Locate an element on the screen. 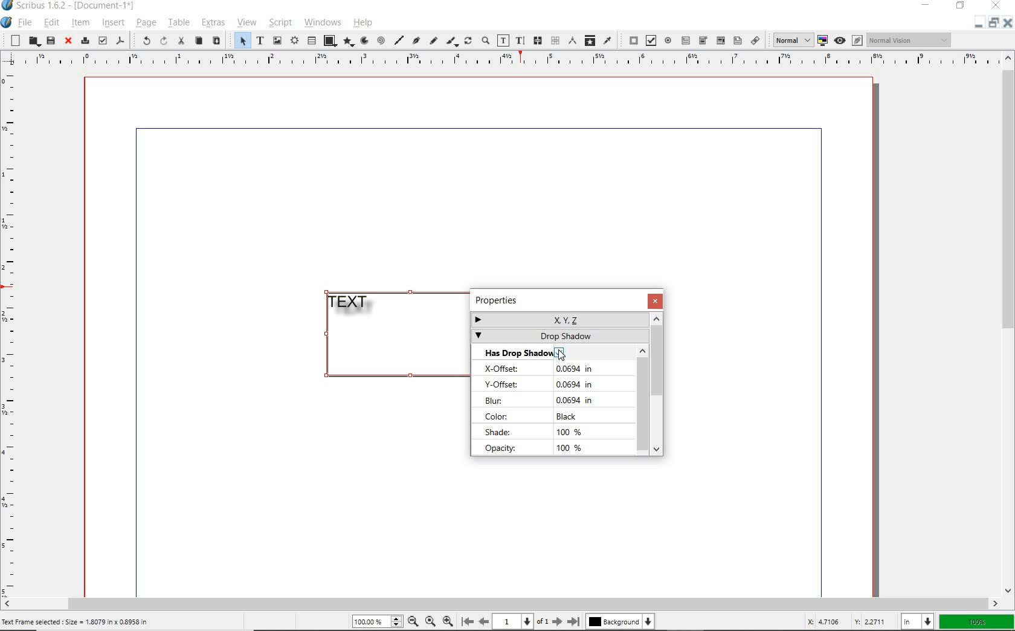 This screenshot has height=631, width=1015. x,y,z is located at coordinates (558, 318).